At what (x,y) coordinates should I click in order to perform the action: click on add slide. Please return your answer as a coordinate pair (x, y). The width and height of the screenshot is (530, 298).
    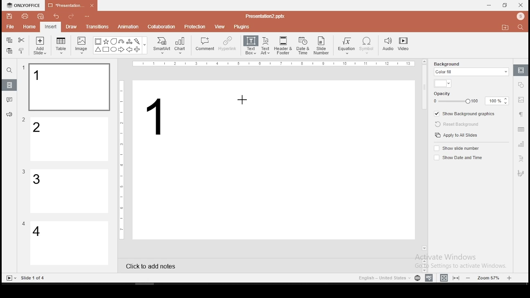
    Looking at the image, I should click on (40, 46).